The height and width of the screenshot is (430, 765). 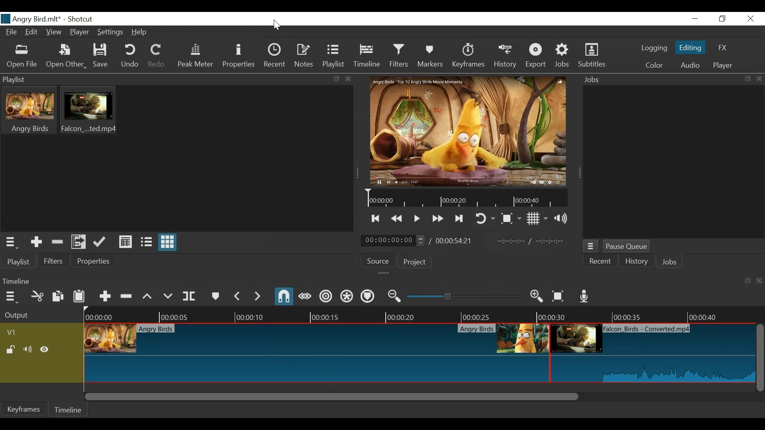 What do you see at coordinates (592, 55) in the screenshot?
I see `Subtitles` at bounding box center [592, 55].